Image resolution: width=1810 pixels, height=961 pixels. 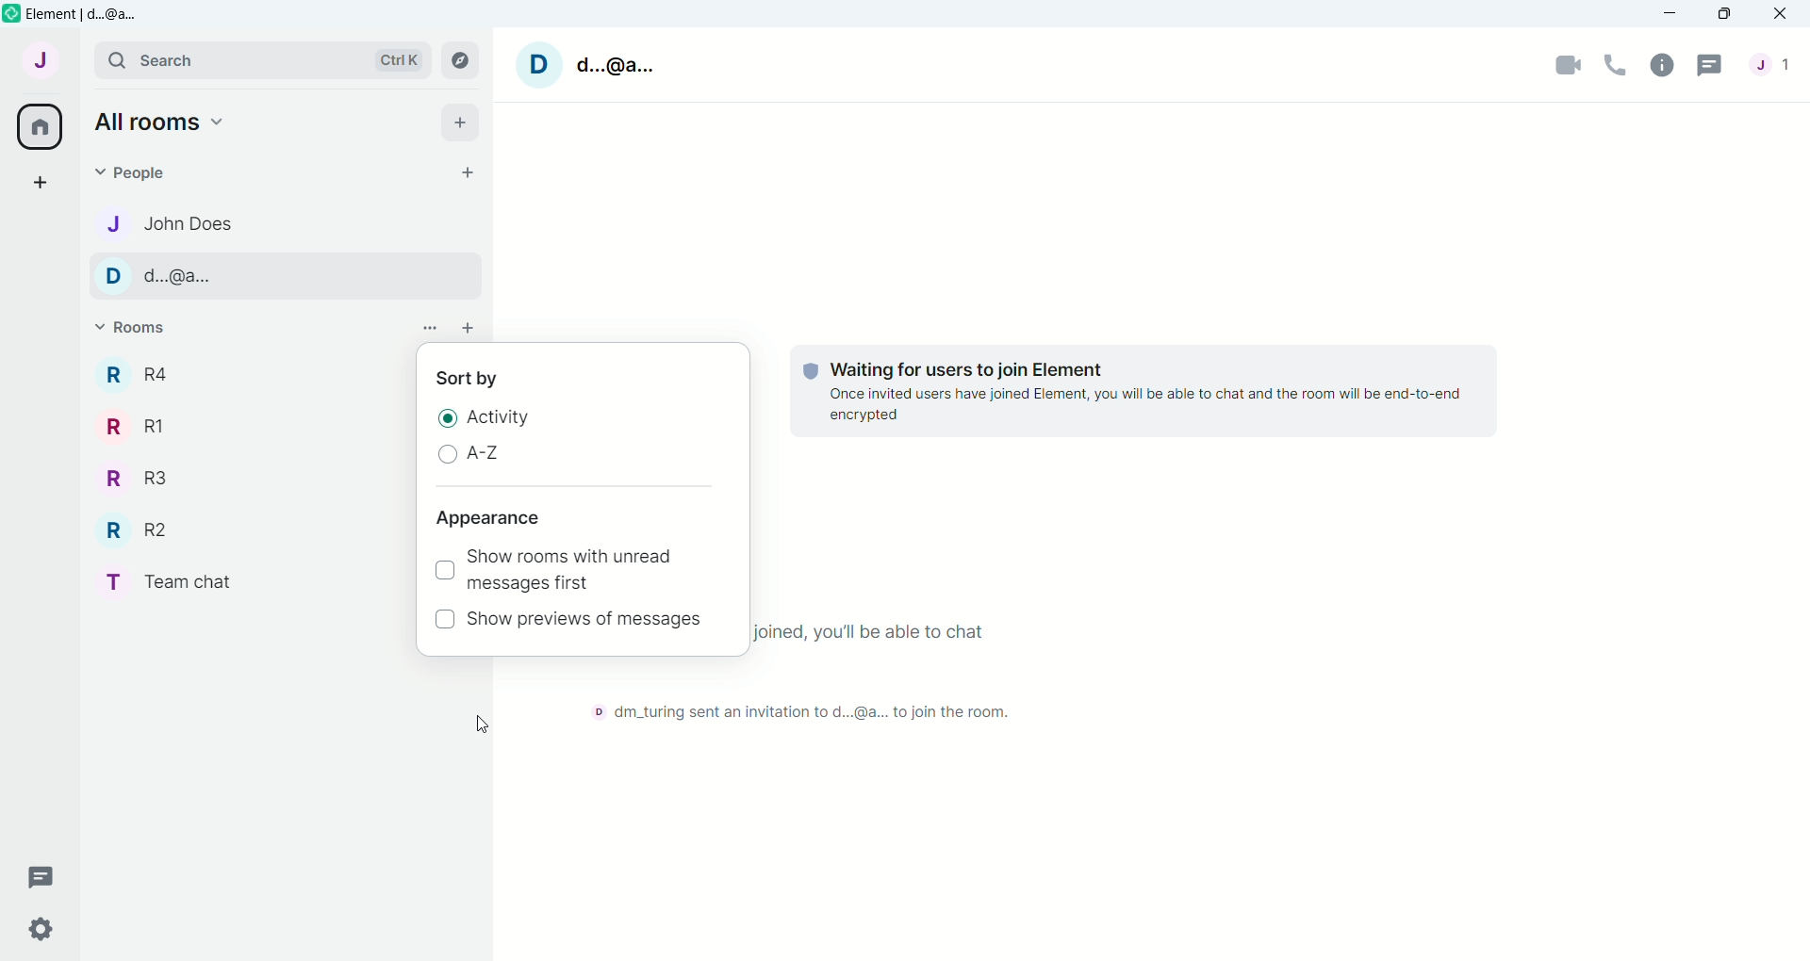 I want to click on People, so click(x=140, y=172).